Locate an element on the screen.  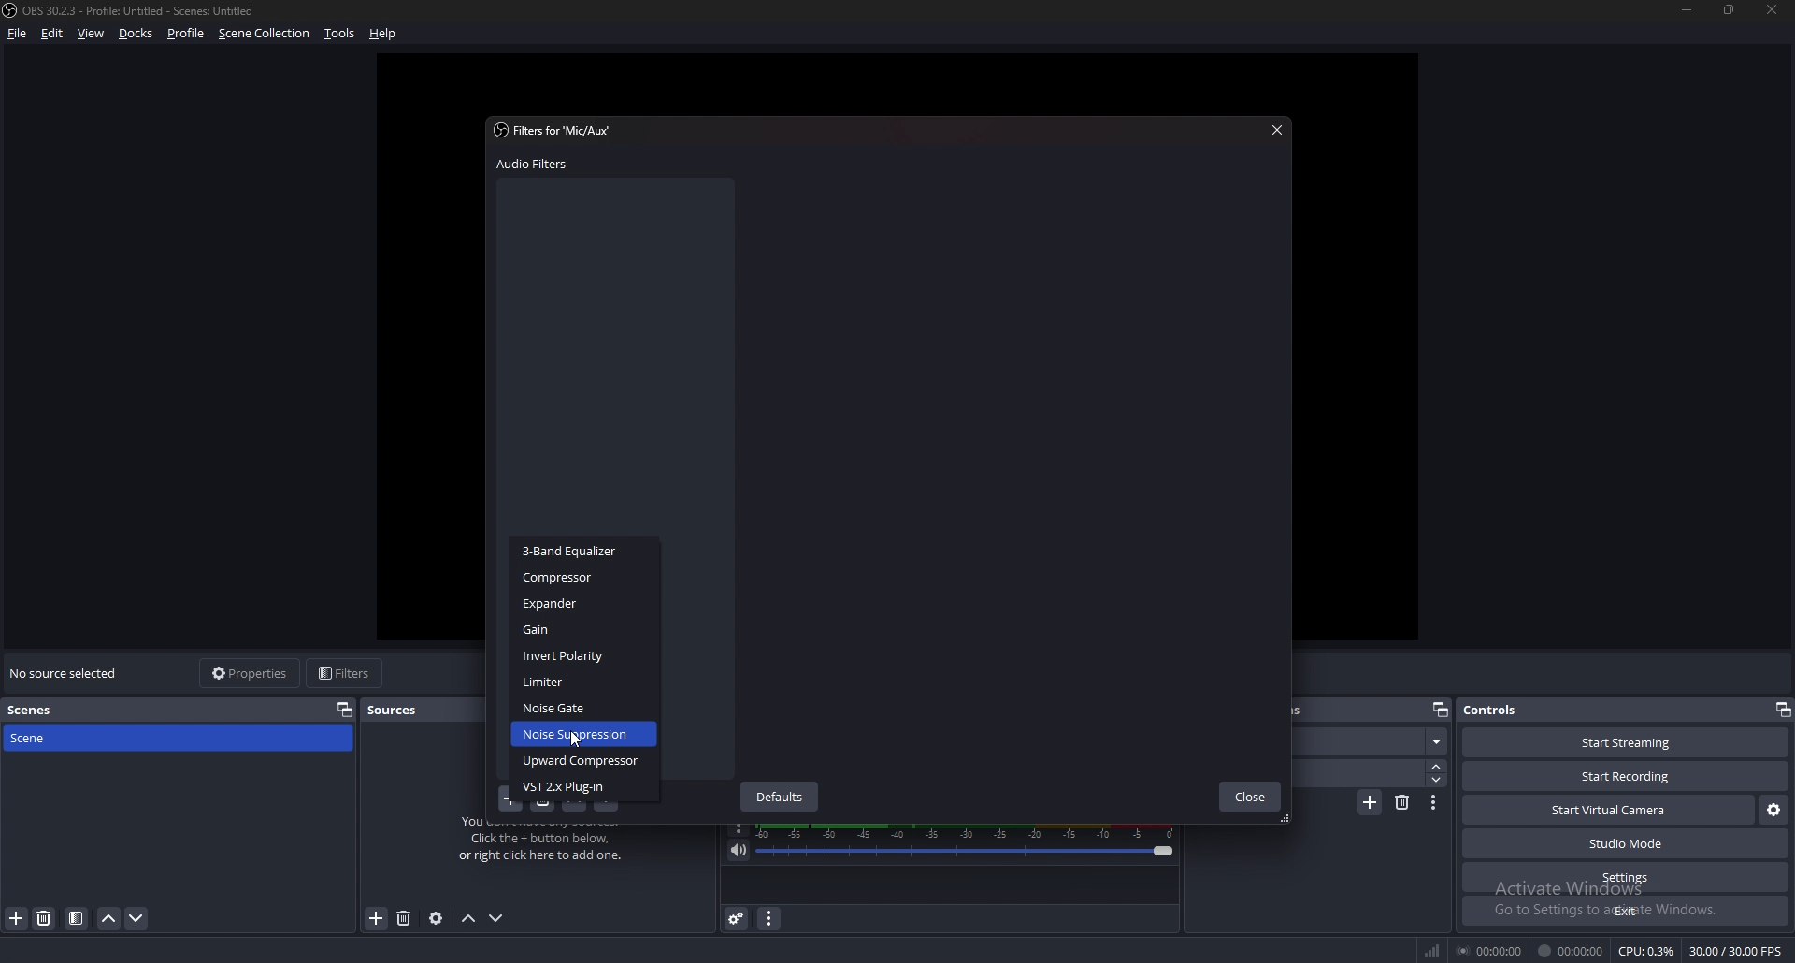
virtual camera settings is located at coordinates (1773, 810).